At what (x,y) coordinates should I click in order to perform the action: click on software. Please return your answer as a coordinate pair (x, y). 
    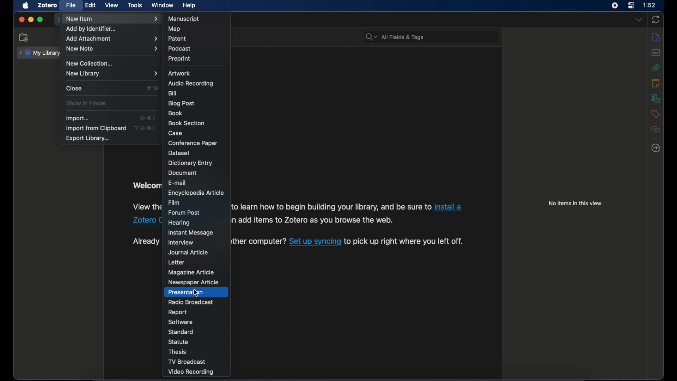
    Looking at the image, I should click on (181, 322).